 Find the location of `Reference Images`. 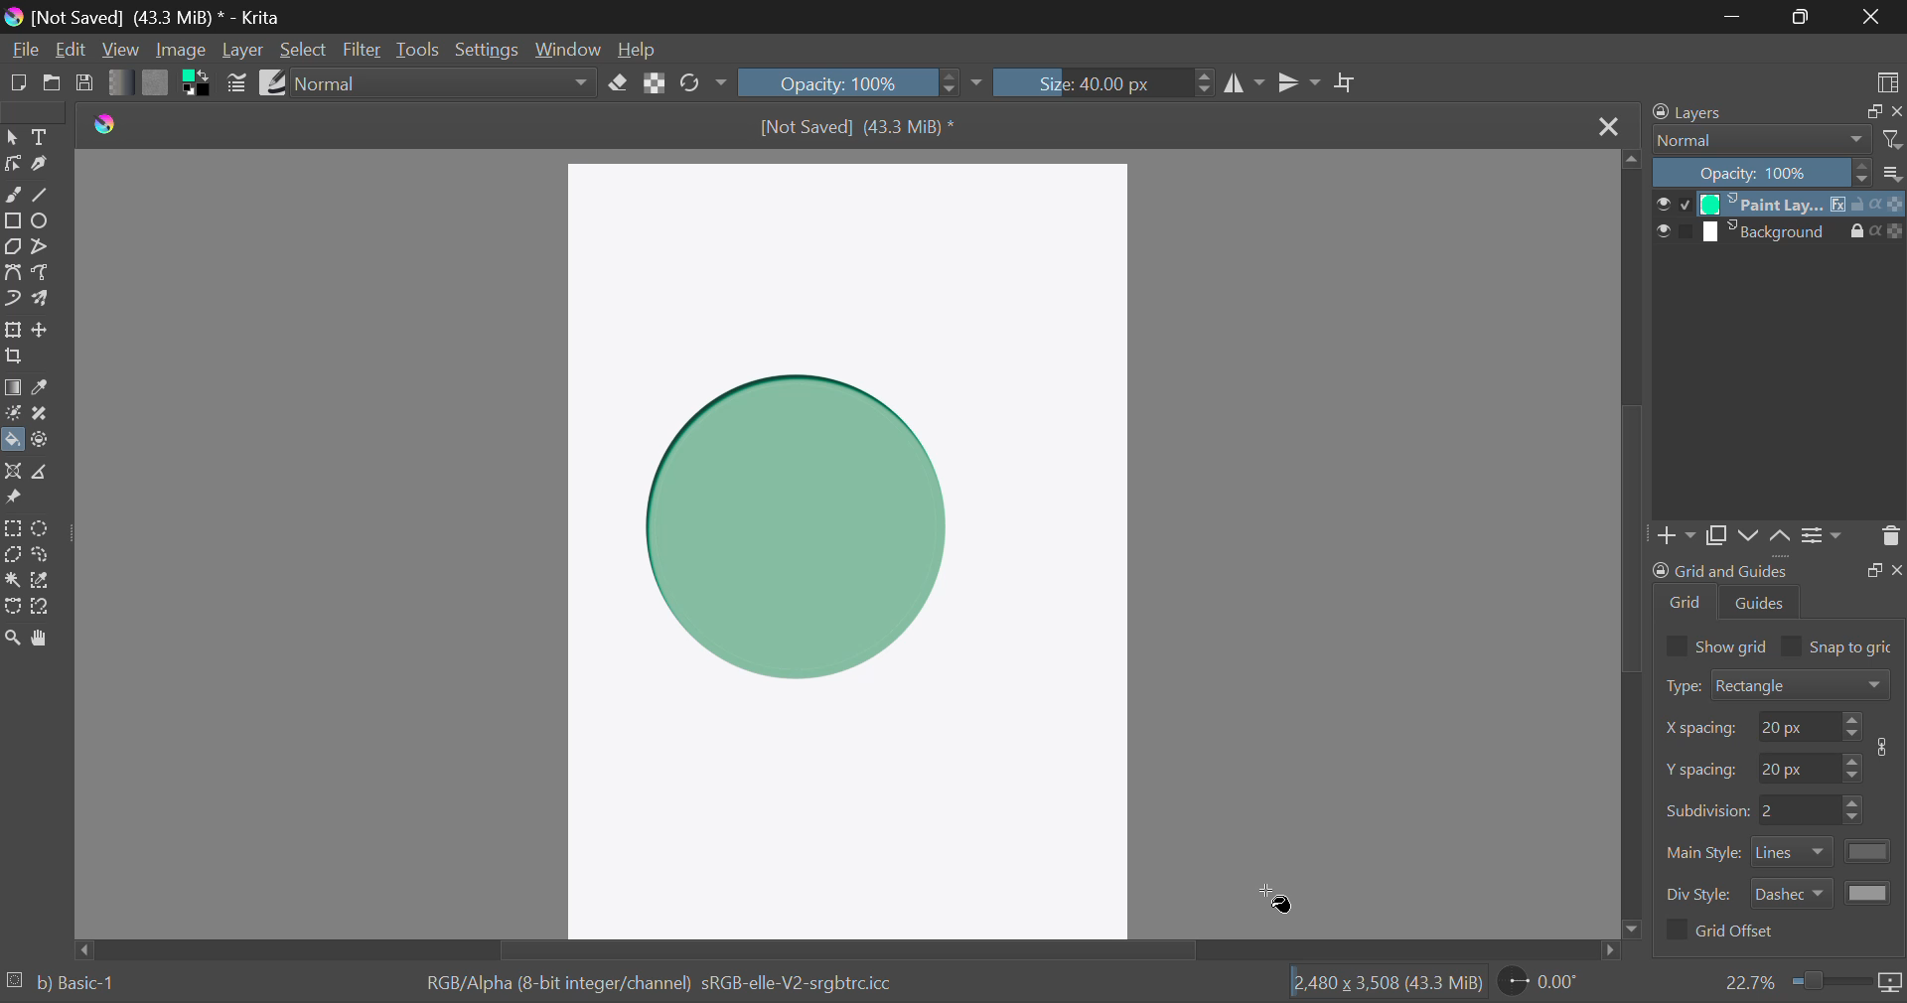

Reference Images is located at coordinates (12, 497).